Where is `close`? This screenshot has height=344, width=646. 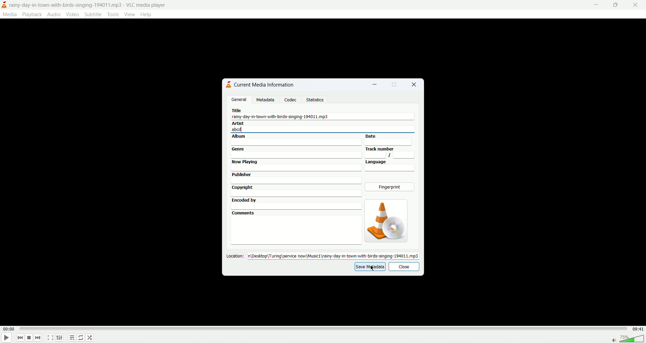
close is located at coordinates (403, 267).